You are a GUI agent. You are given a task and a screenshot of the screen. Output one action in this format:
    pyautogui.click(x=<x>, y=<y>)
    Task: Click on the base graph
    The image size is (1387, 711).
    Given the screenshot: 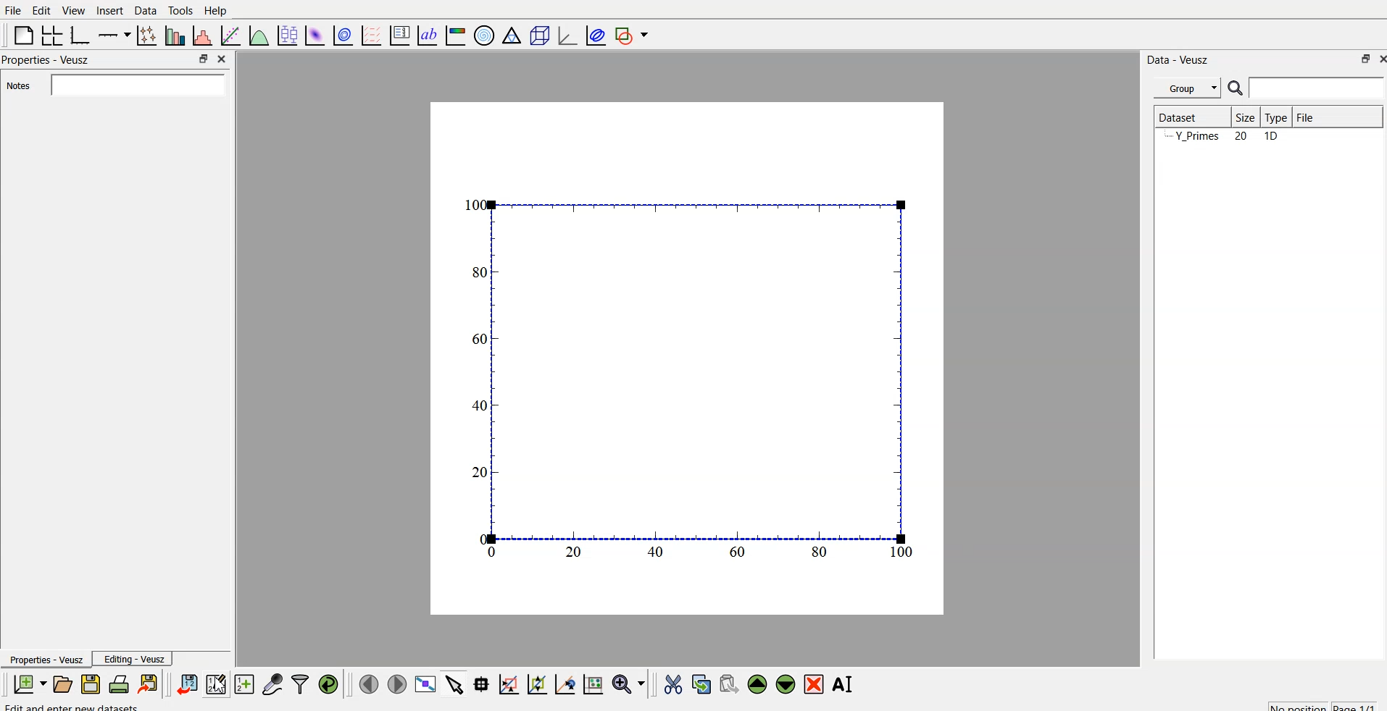 What is the action you would take?
    pyautogui.click(x=78, y=33)
    